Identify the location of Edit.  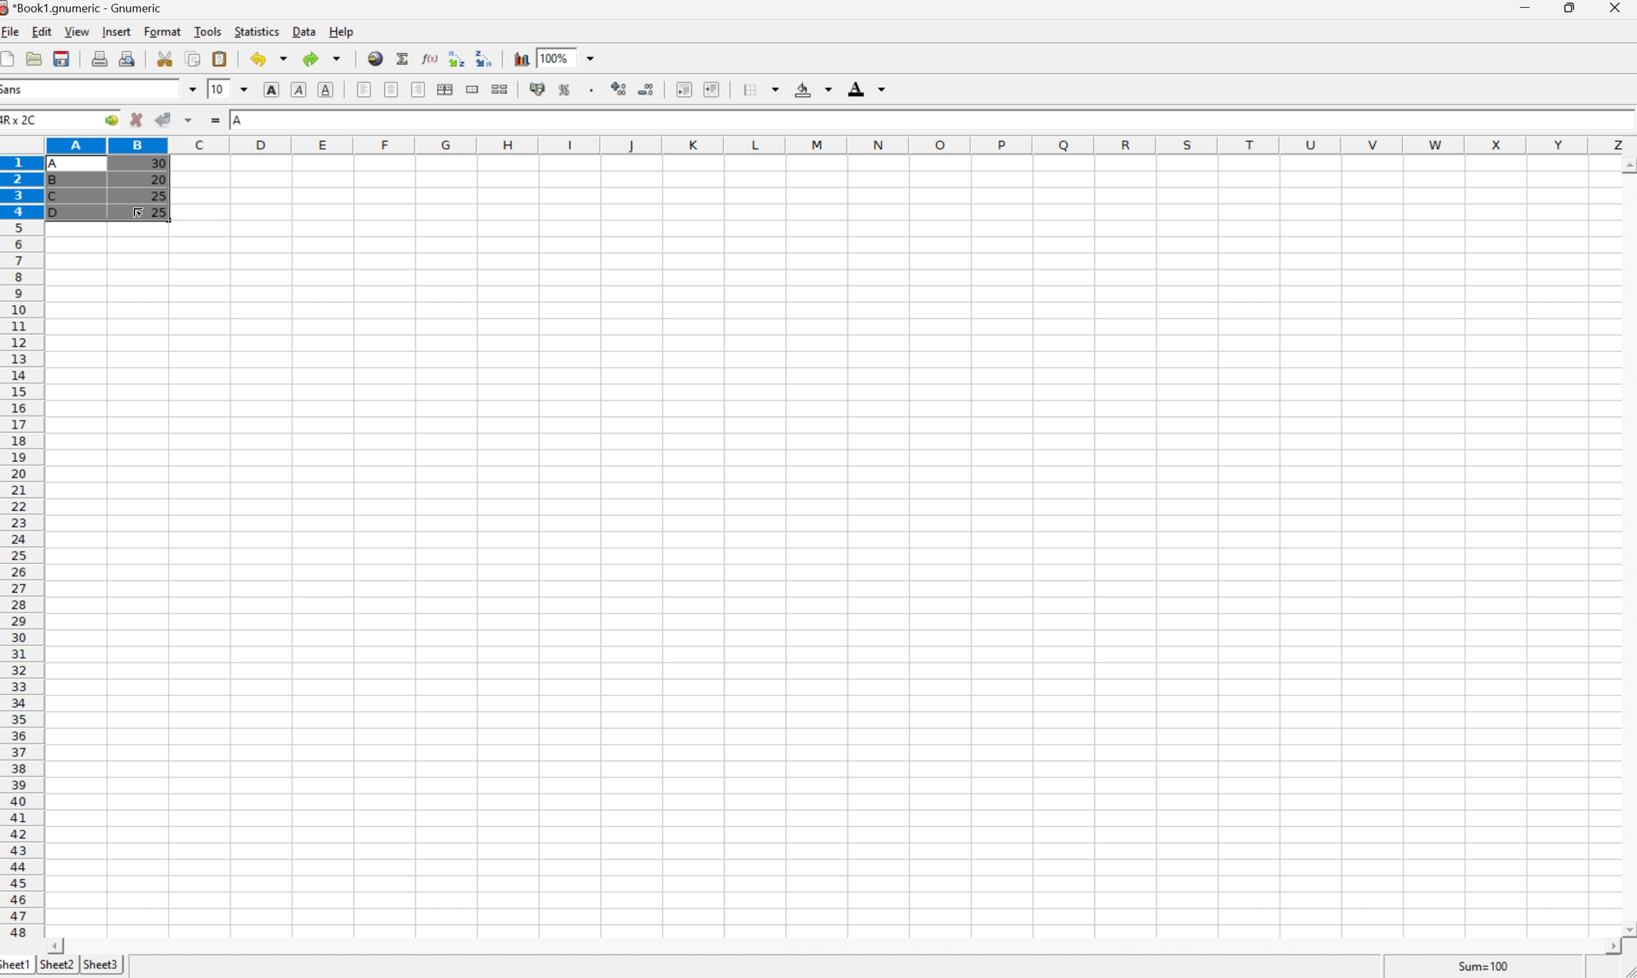
(42, 32).